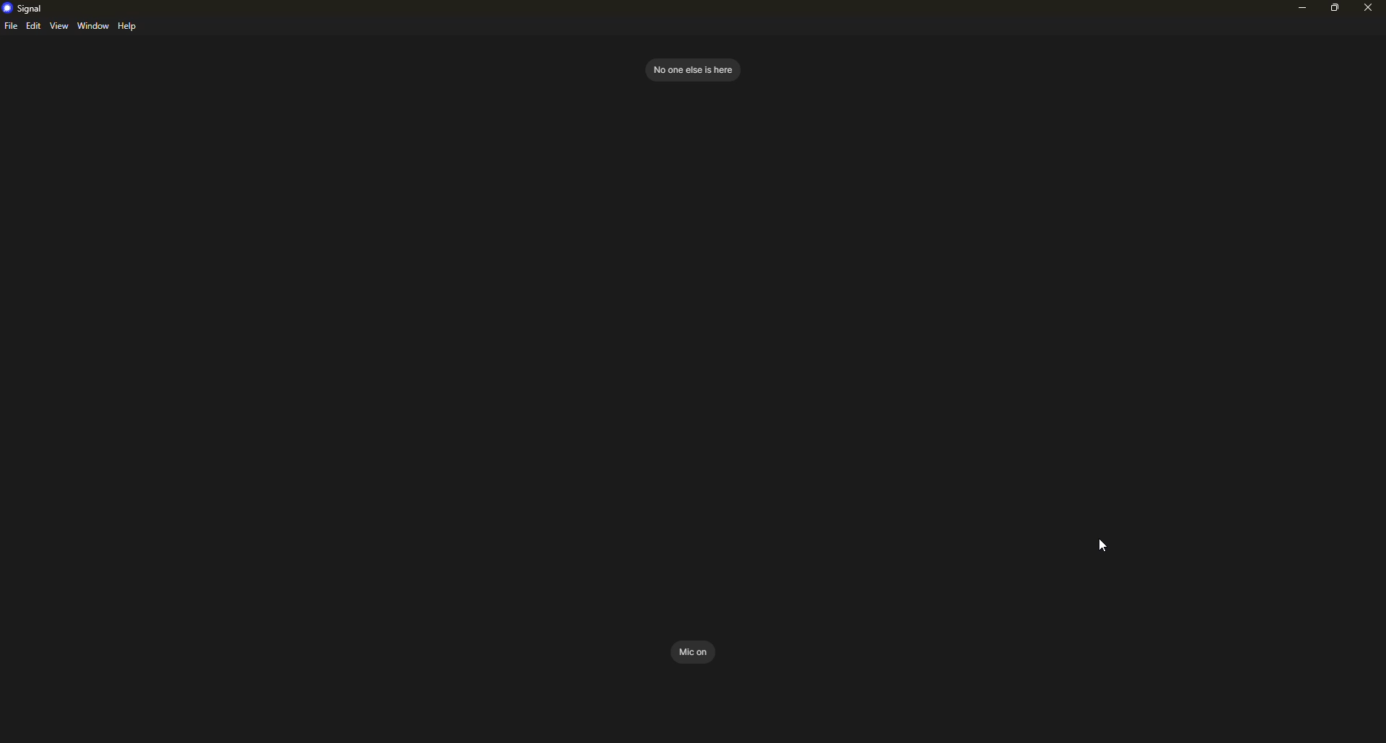 The height and width of the screenshot is (743, 1386). Describe the element at coordinates (1298, 10) in the screenshot. I see `minimize` at that location.